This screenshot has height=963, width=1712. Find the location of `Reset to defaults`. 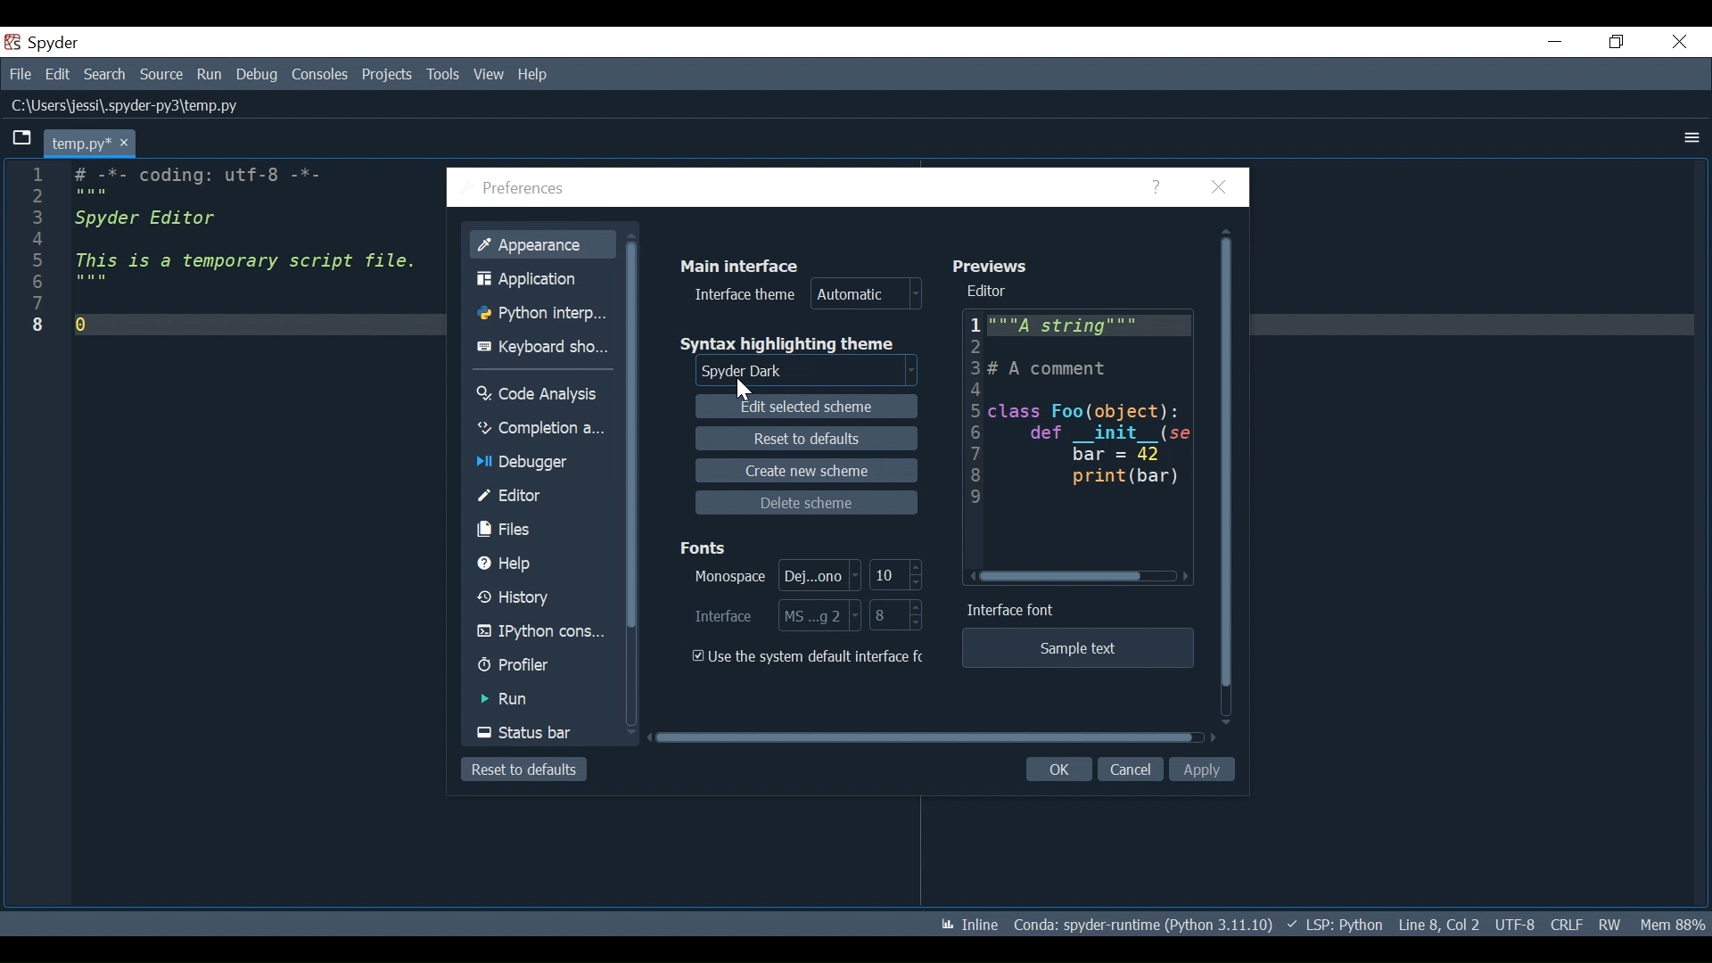

Reset to defaults is located at coordinates (805, 440).